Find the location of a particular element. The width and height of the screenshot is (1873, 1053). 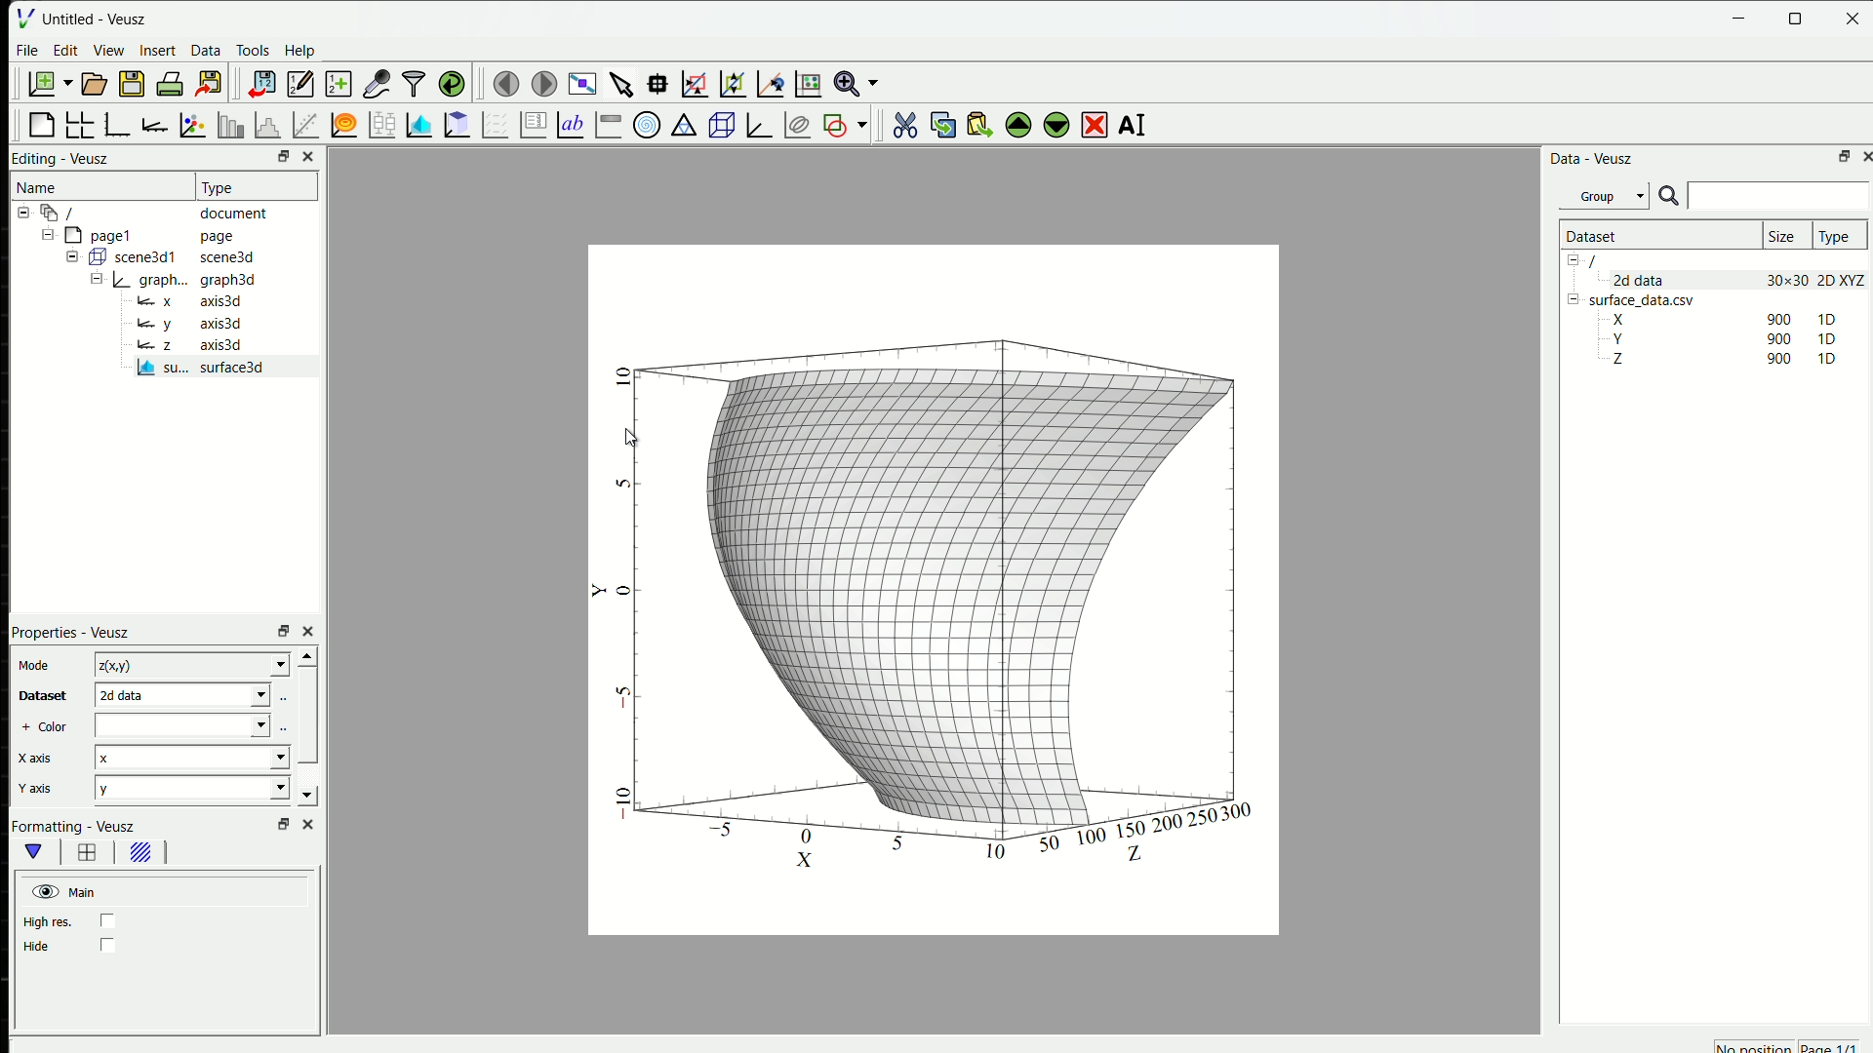

click to recenter graph axis is located at coordinates (772, 84).